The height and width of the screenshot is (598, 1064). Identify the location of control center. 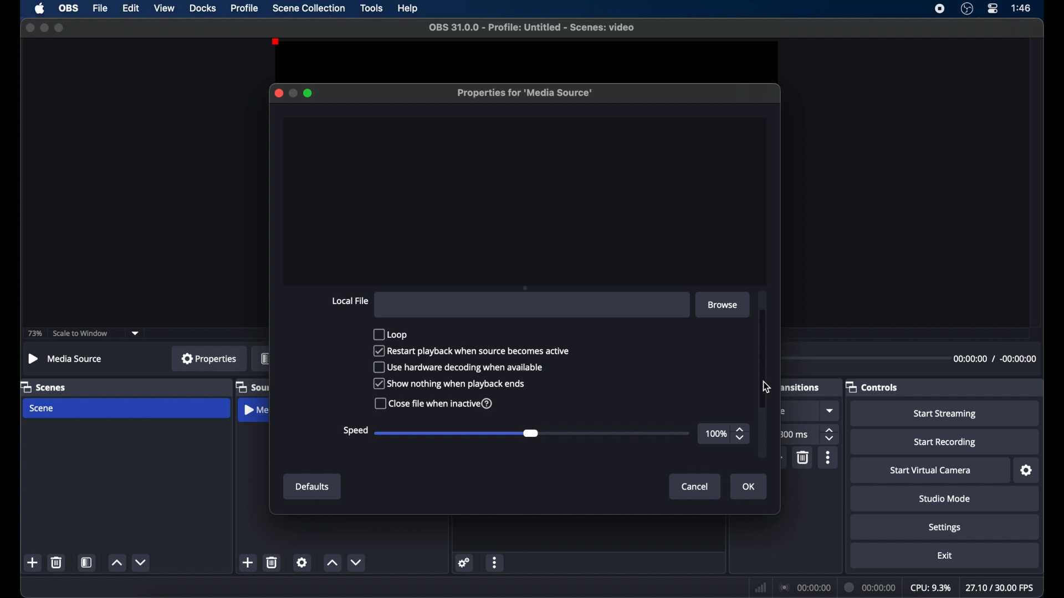
(993, 8).